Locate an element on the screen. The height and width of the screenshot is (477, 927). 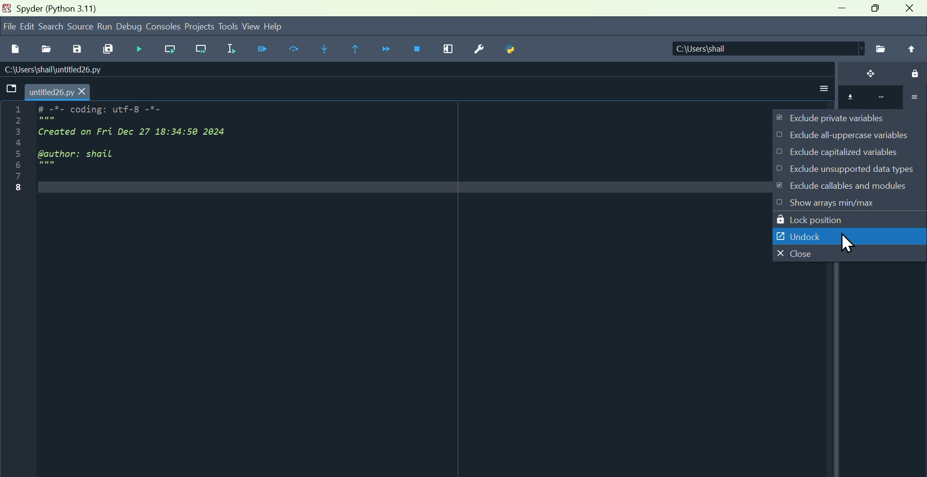
© Exclude private variables is located at coordinates (838, 118).